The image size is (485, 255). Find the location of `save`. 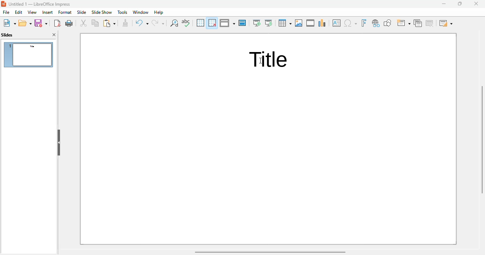

save is located at coordinates (41, 23).